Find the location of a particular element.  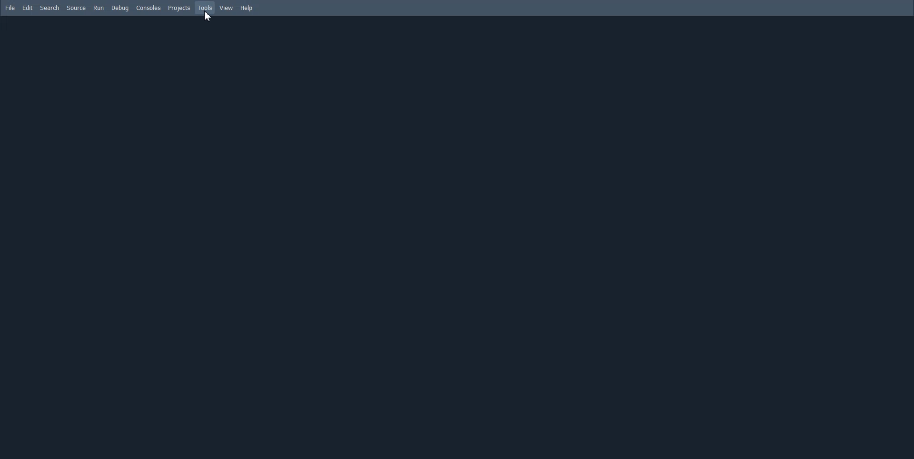

Search is located at coordinates (50, 8).